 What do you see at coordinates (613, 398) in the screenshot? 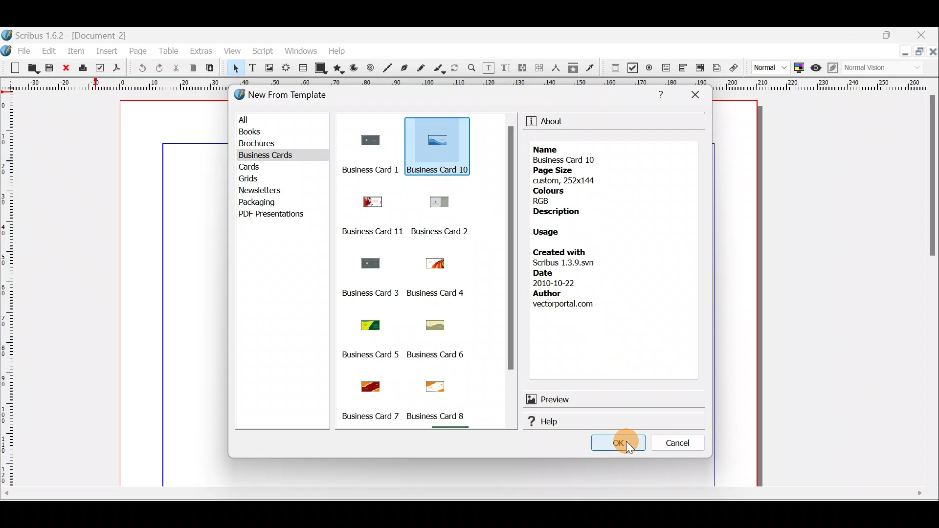
I see `Preview` at bounding box center [613, 398].